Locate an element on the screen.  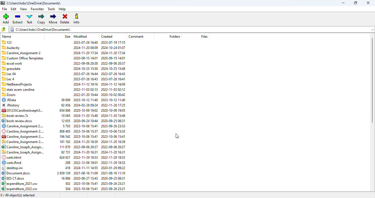
size is located at coordinates (67, 36).